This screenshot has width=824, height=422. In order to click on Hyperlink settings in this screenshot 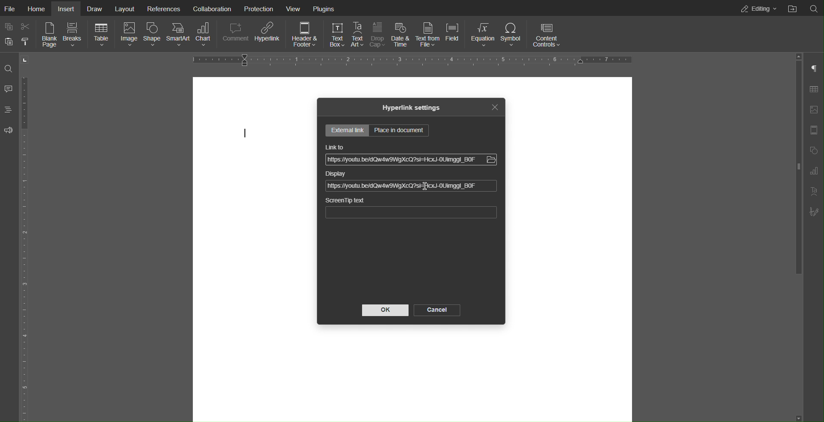, I will do `click(411, 108)`.